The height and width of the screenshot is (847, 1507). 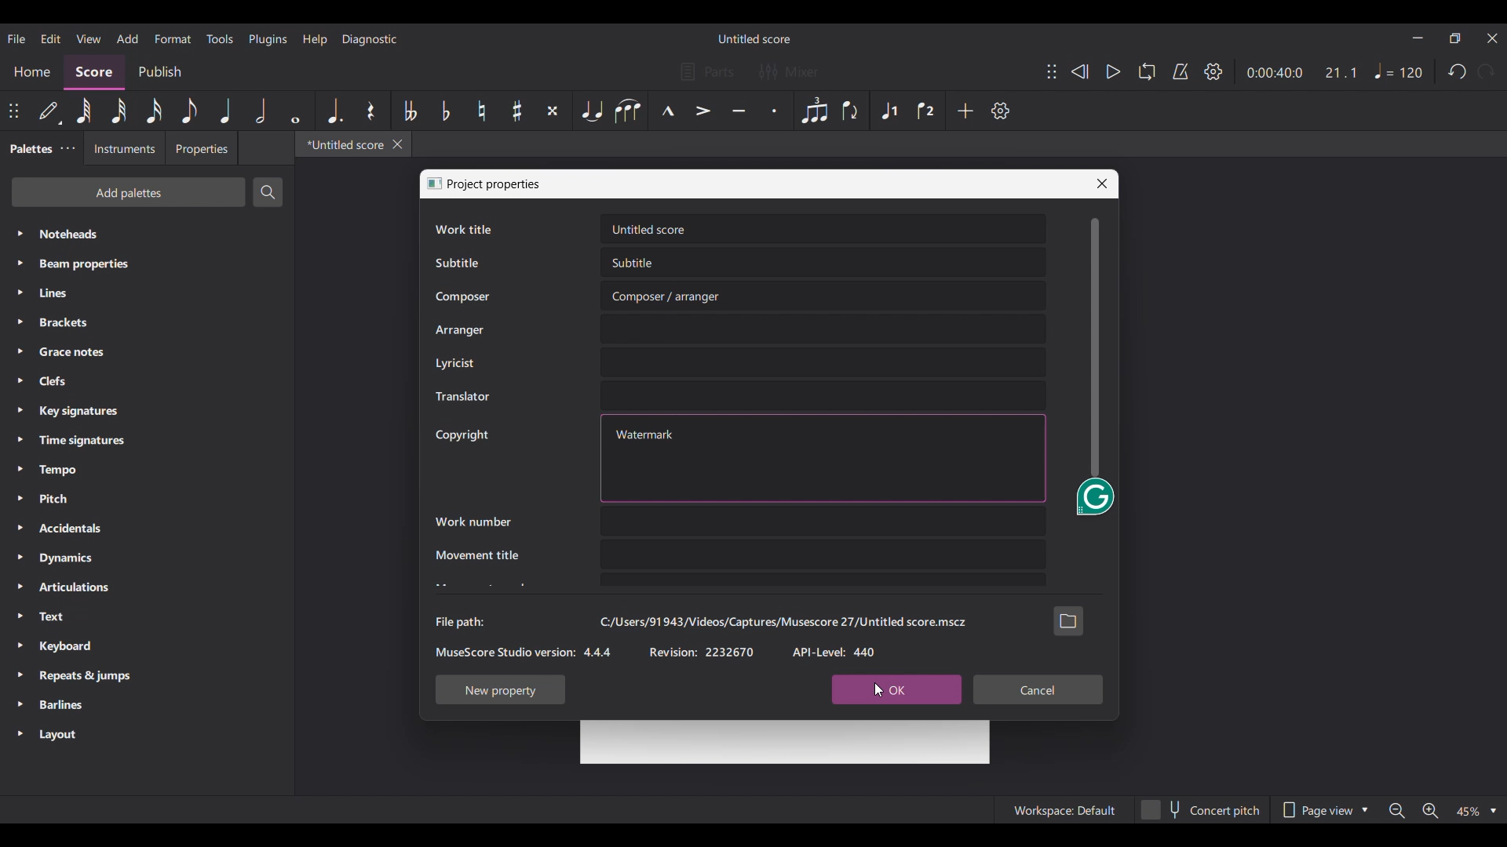 I want to click on Parts settings, so click(x=708, y=71).